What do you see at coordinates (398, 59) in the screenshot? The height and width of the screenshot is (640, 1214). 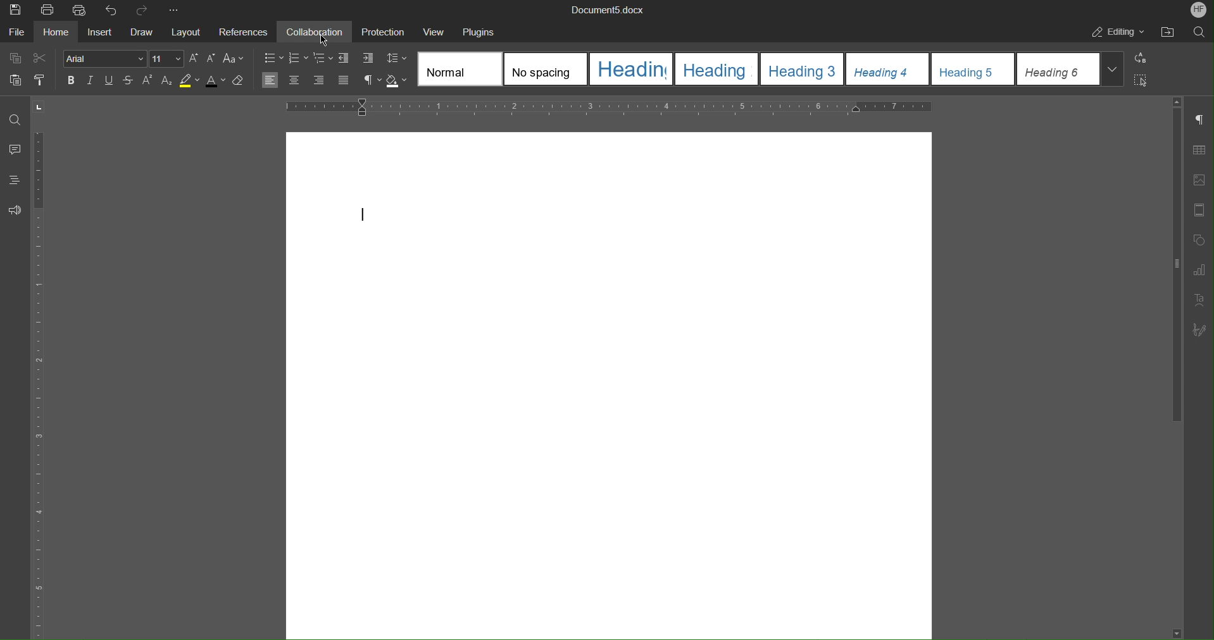 I see `Line Spacing` at bounding box center [398, 59].